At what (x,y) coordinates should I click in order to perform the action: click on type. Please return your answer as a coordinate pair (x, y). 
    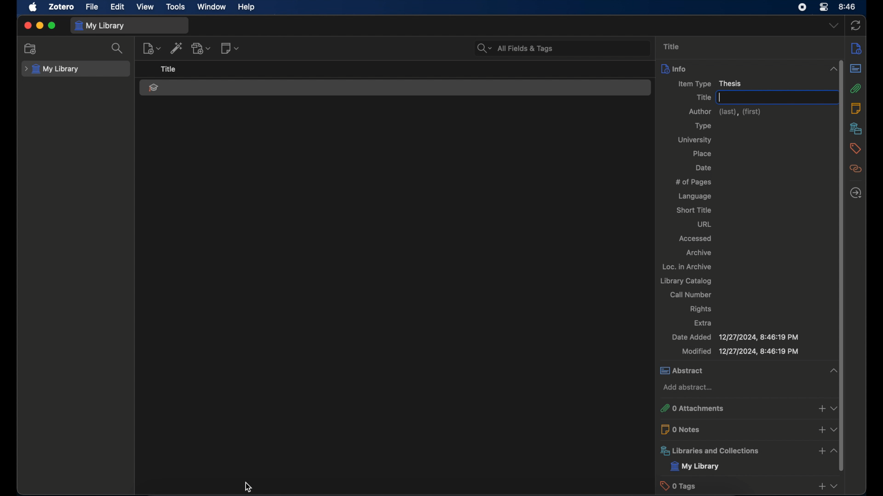
    Looking at the image, I should click on (702, 127).